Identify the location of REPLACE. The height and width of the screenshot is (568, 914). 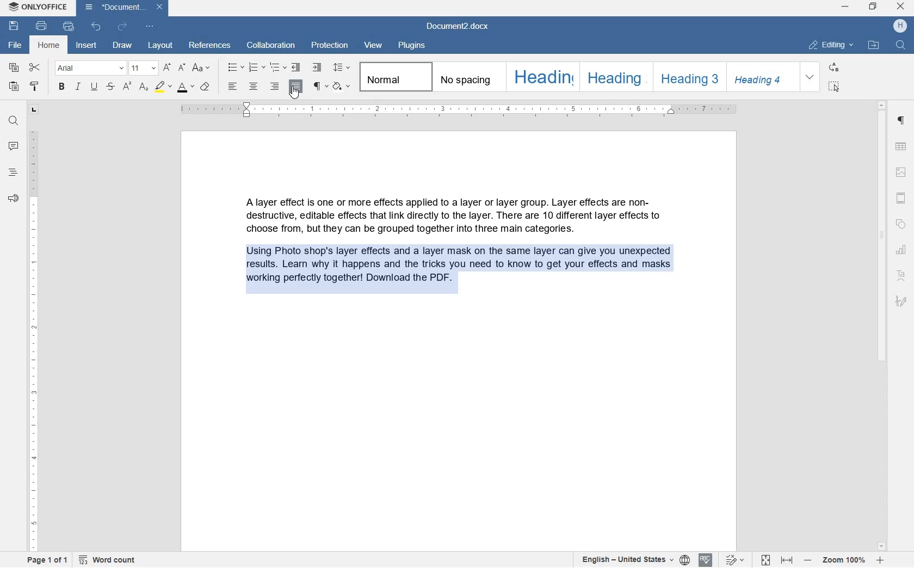
(834, 66).